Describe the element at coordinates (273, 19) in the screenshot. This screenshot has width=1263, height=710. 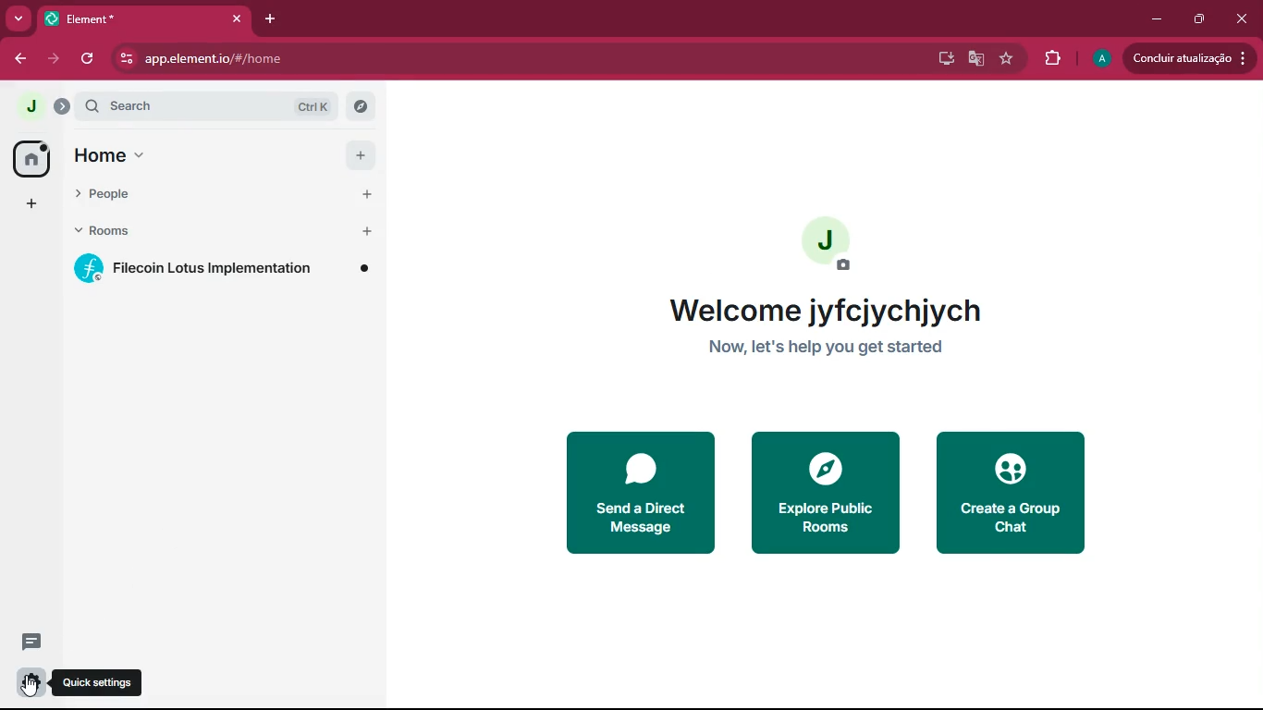
I see `add tab` at that location.